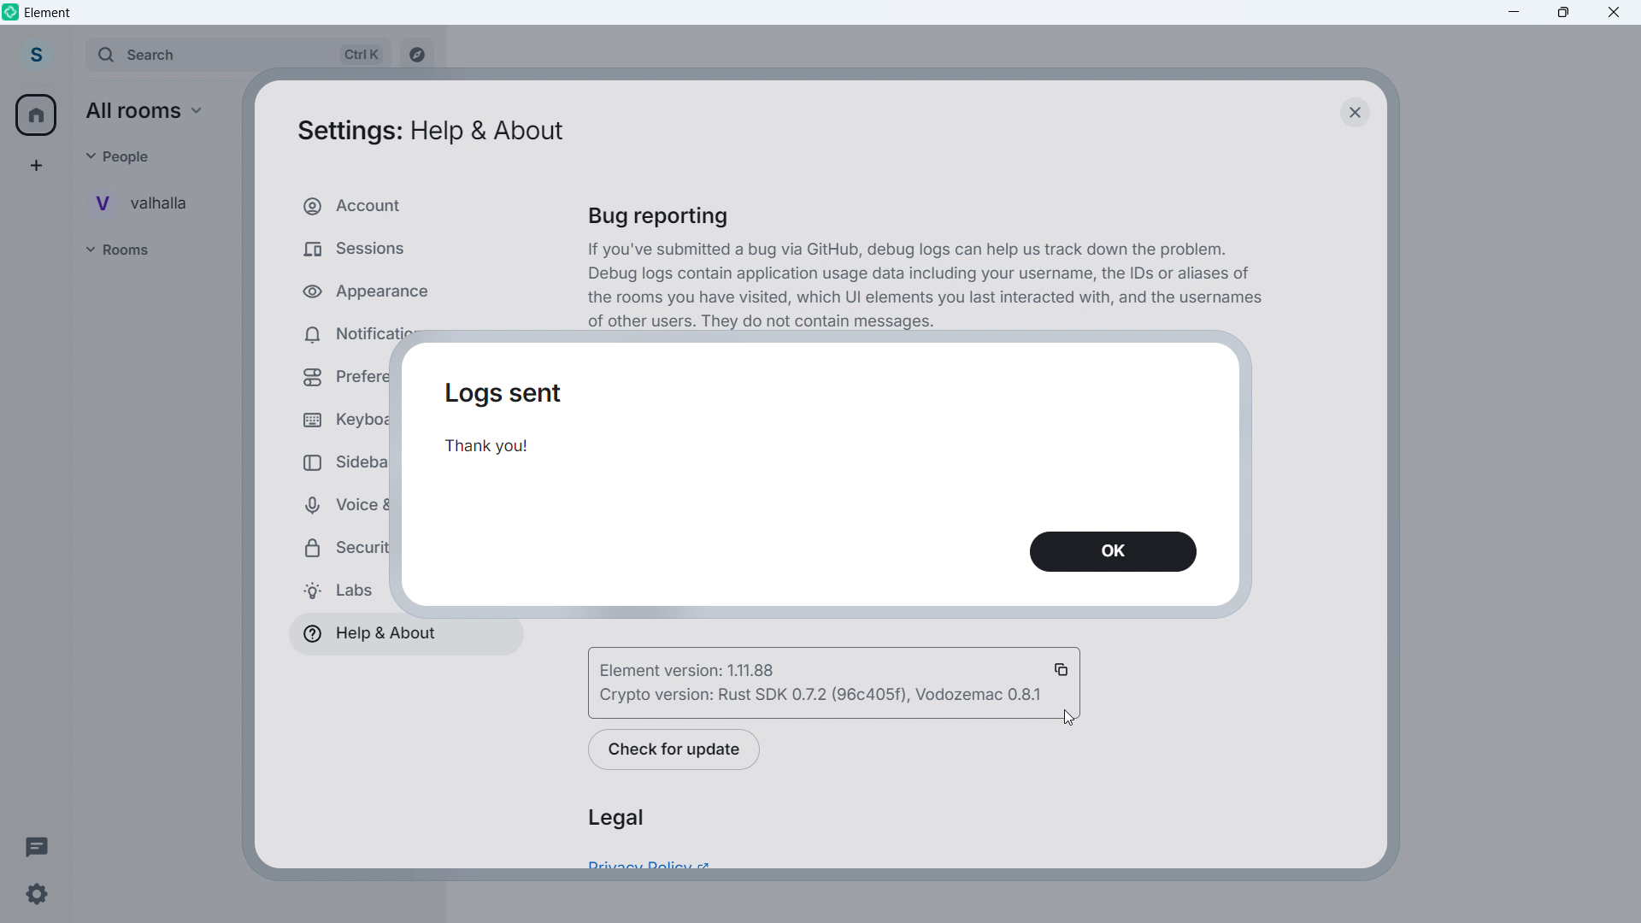 The image size is (1641, 923). What do you see at coordinates (38, 845) in the screenshot?
I see `Threads ` at bounding box center [38, 845].